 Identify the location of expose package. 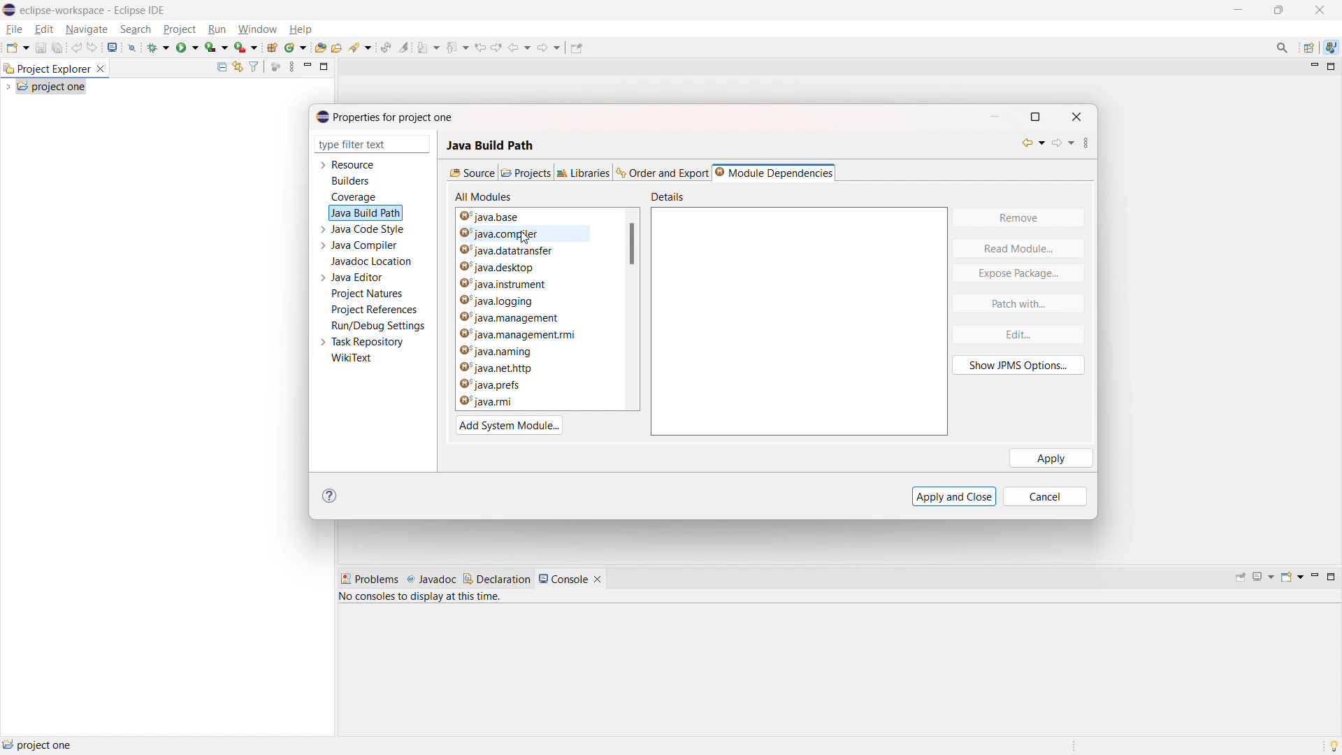
(1018, 273).